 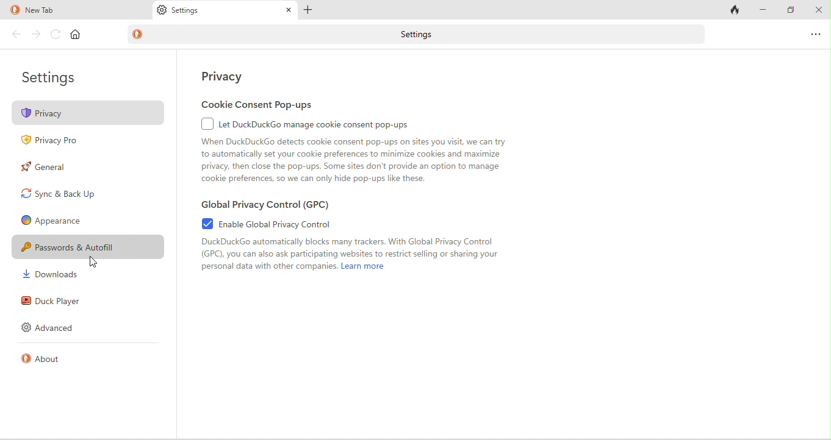 What do you see at coordinates (266, 205) in the screenshot?
I see `global privacy control (gpc)` at bounding box center [266, 205].